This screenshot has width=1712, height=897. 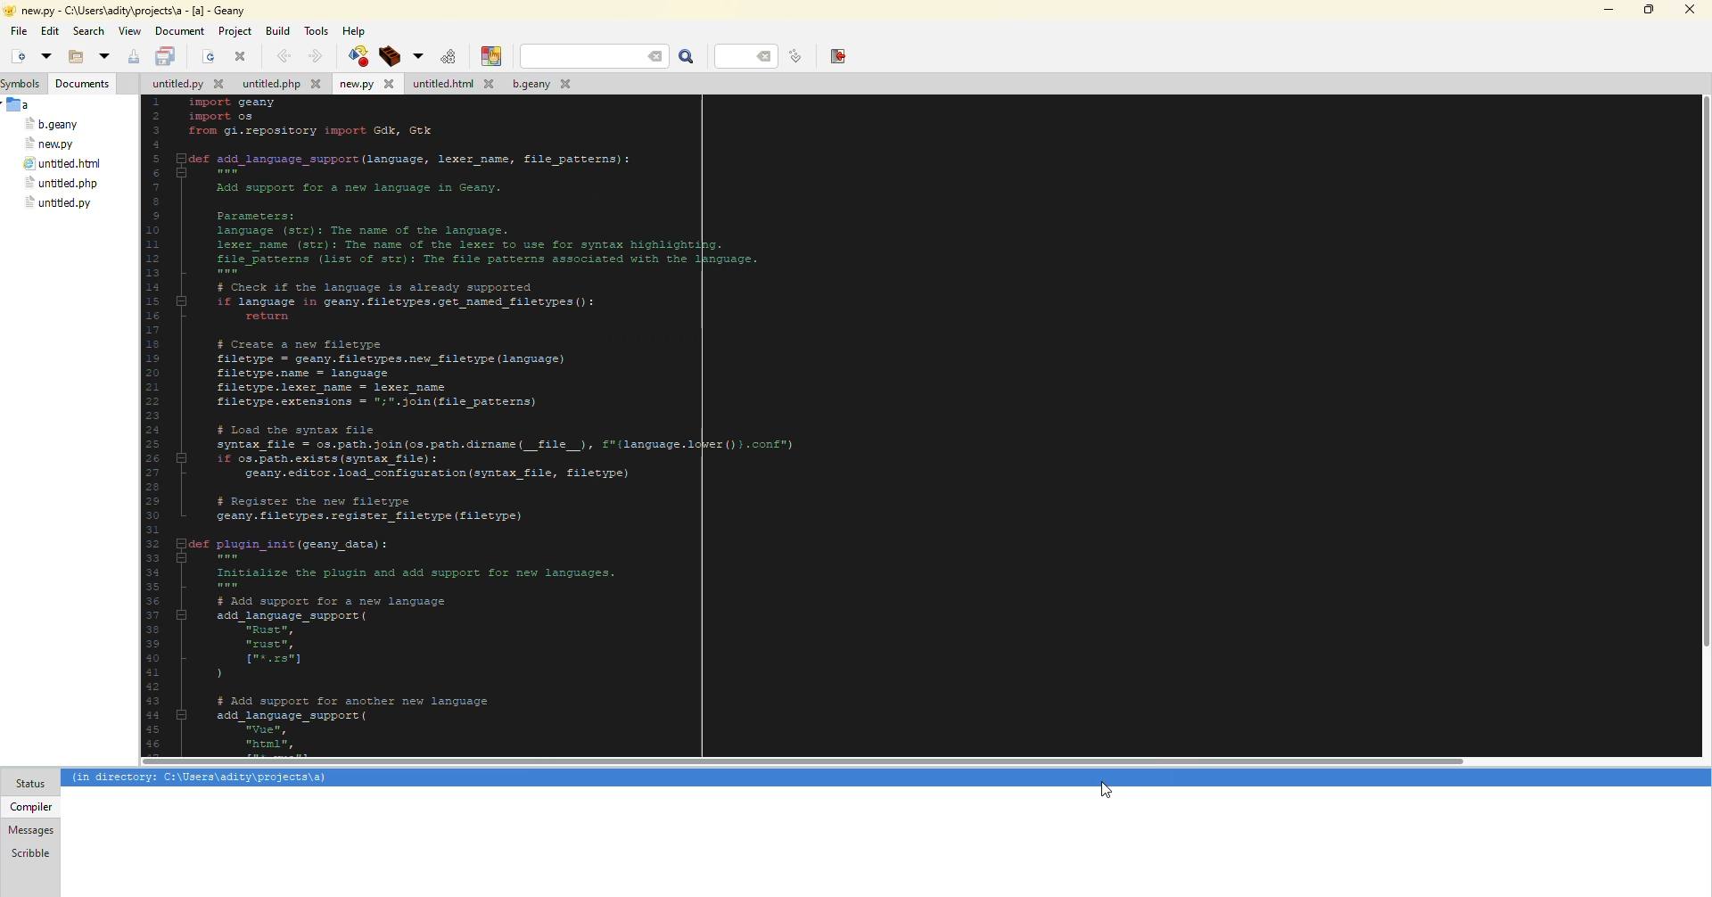 I want to click on close, so click(x=1689, y=10).